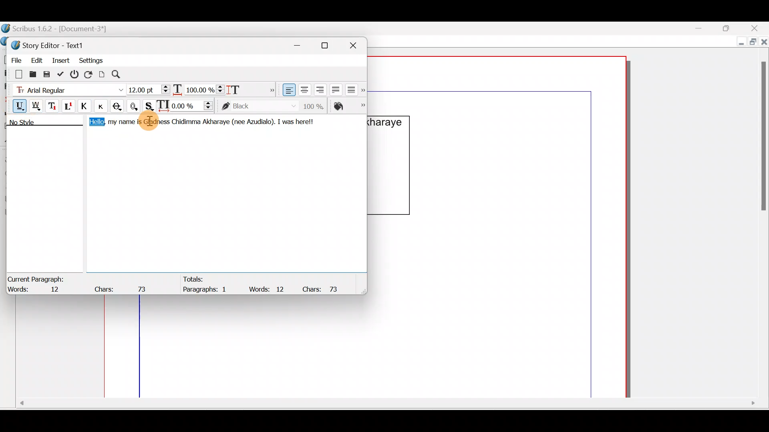 The height and width of the screenshot is (432, 769). Describe the element at coordinates (123, 287) in the screenshot. I see `Chars: 73` at that location.